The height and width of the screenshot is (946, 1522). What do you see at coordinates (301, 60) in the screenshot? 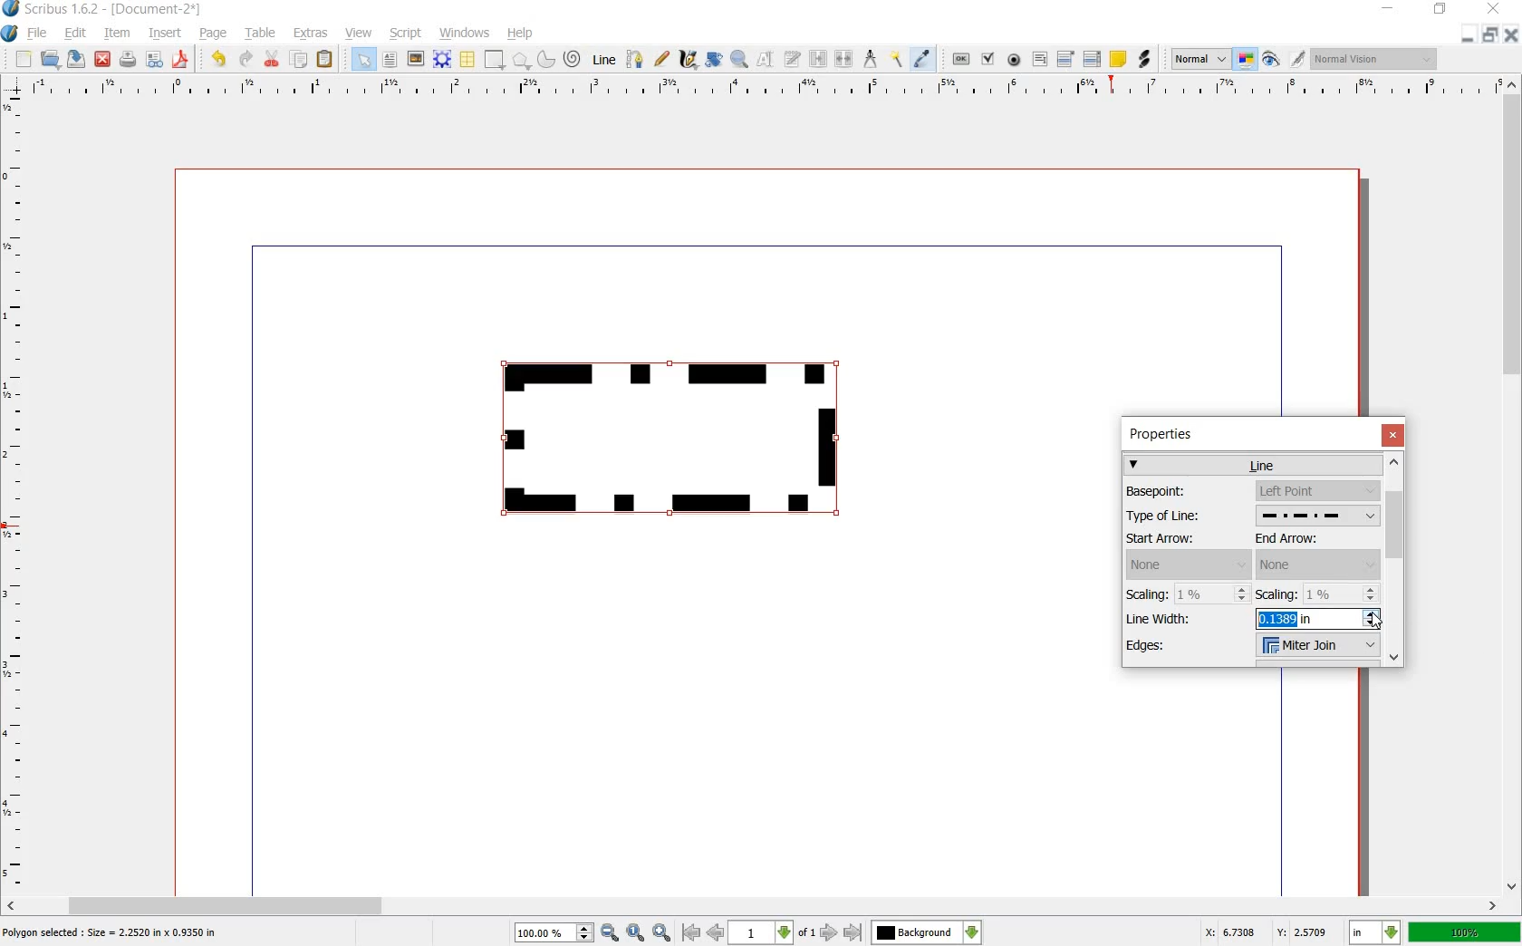
I see `COPY` at bounding box center [301, 60].